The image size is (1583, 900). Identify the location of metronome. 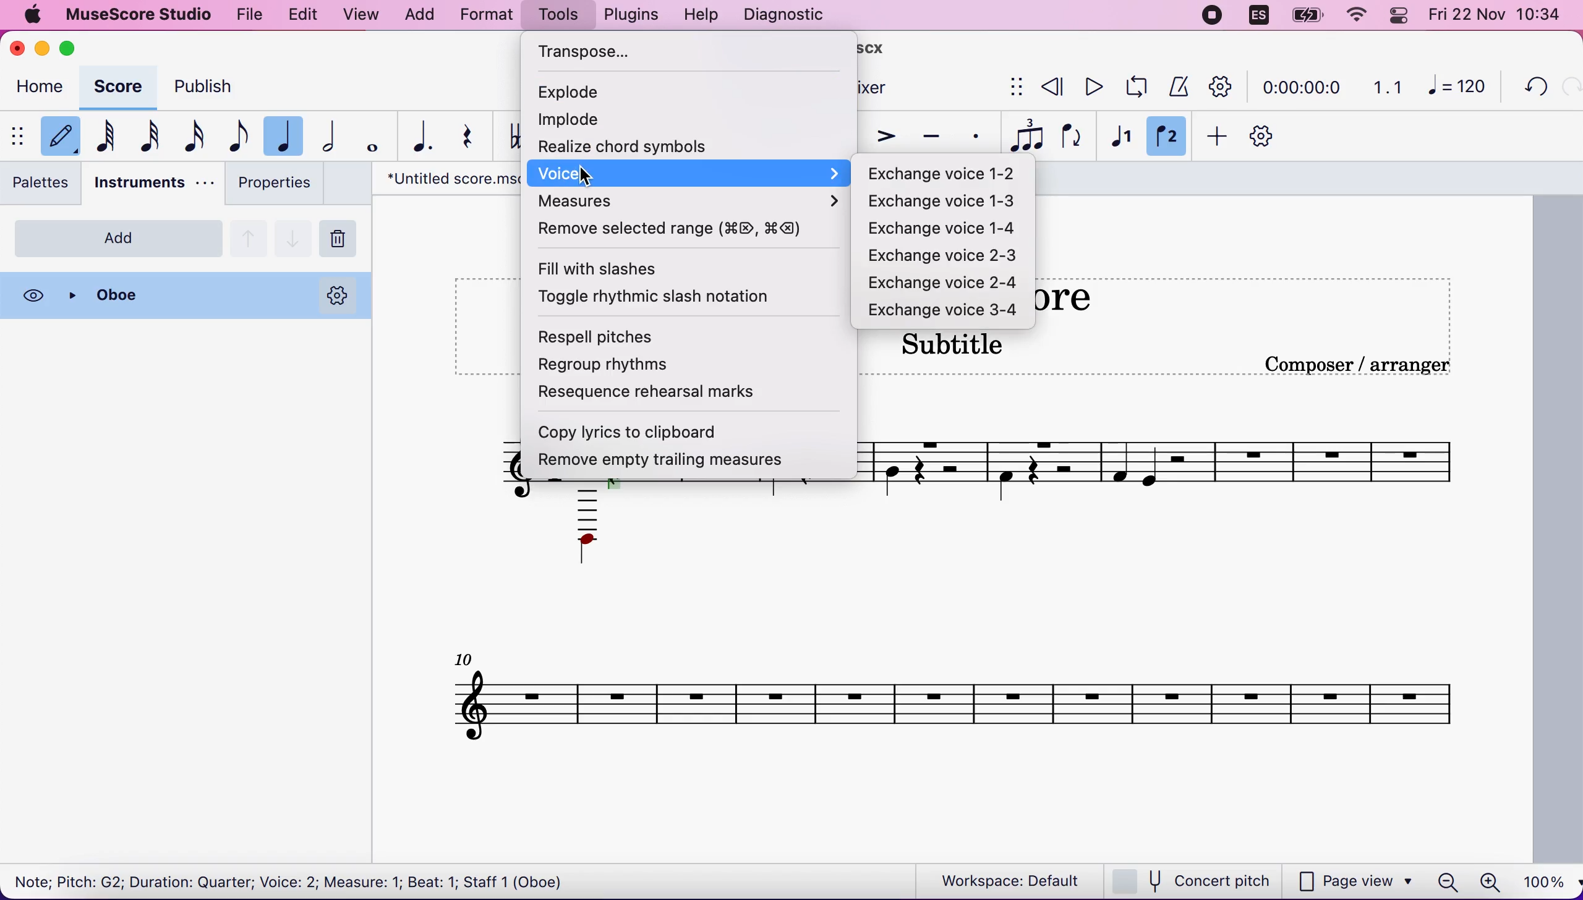
(1180, 85).